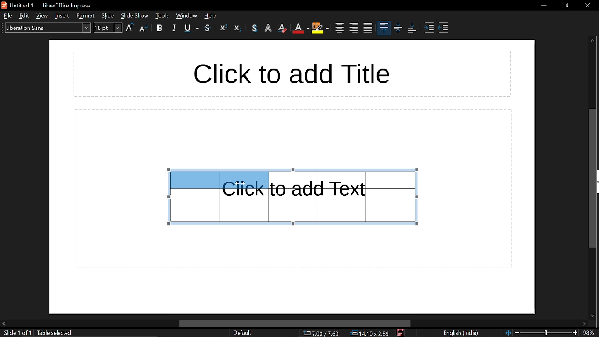 This screenshot has height=337, width=599. Describe the element at coordinates (219, 209) in the screenshot. I see `Table` at that location.